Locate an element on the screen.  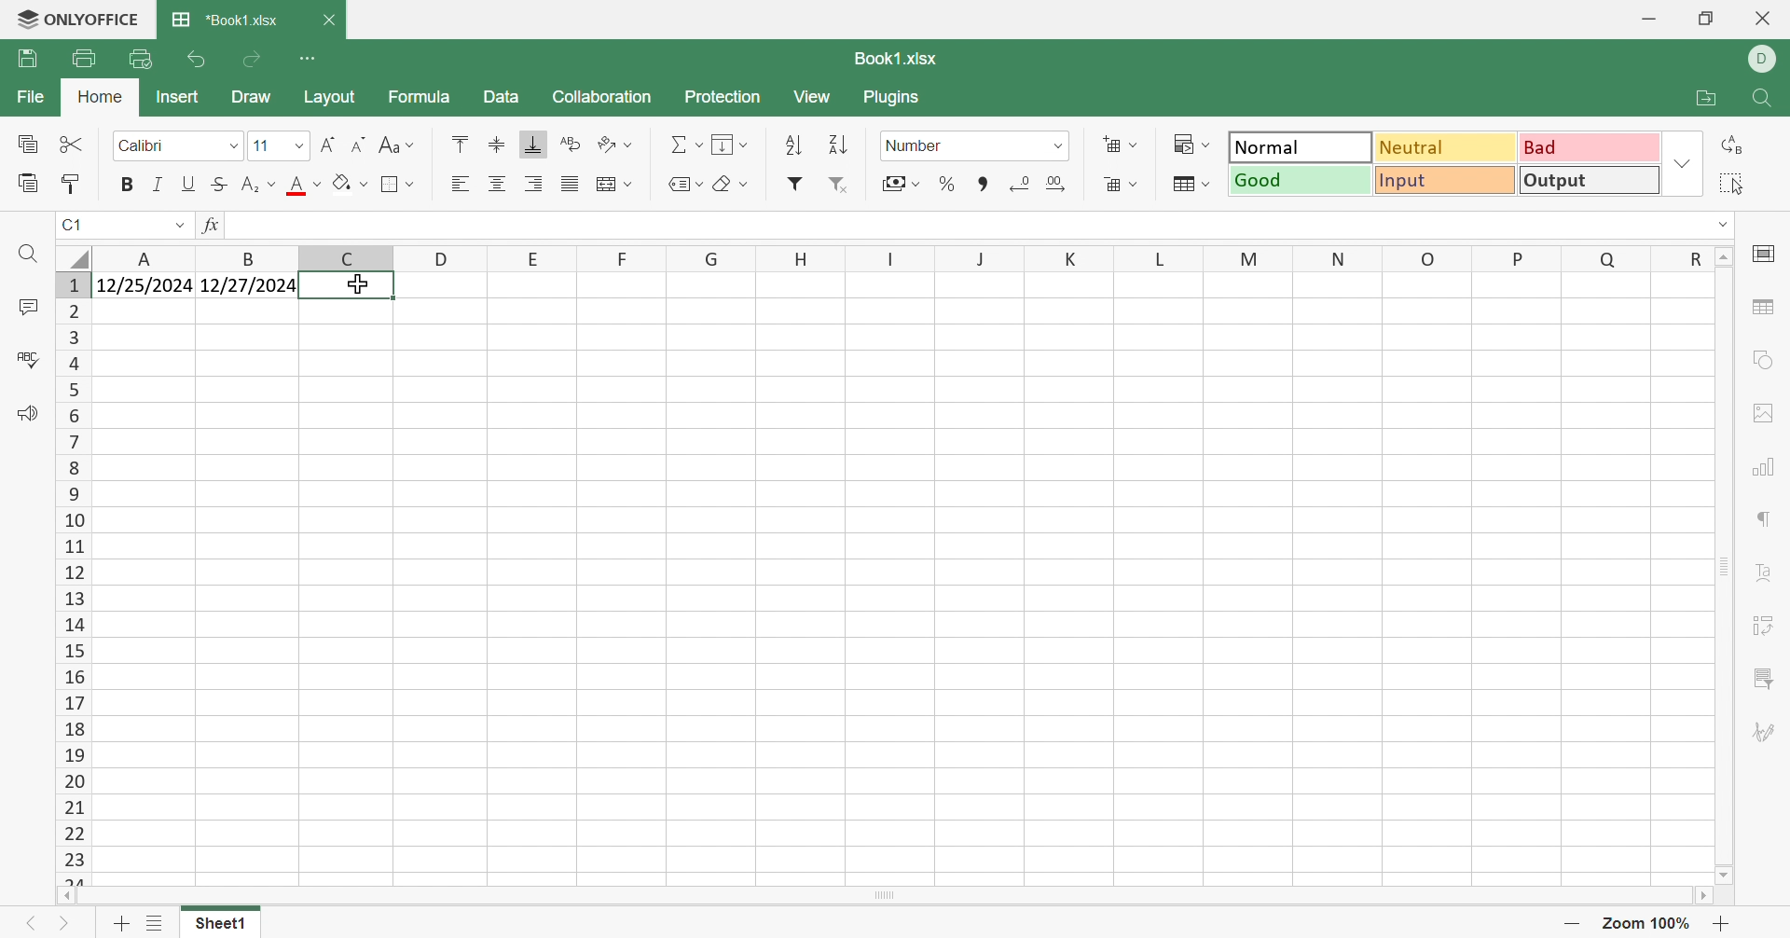
Align Bottom is located at coordinates (532, 145).